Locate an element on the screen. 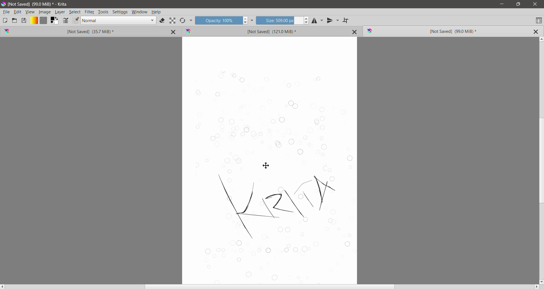 The width and height of the screenshot is (544, 289). Image is located at coordinates (45, 12).